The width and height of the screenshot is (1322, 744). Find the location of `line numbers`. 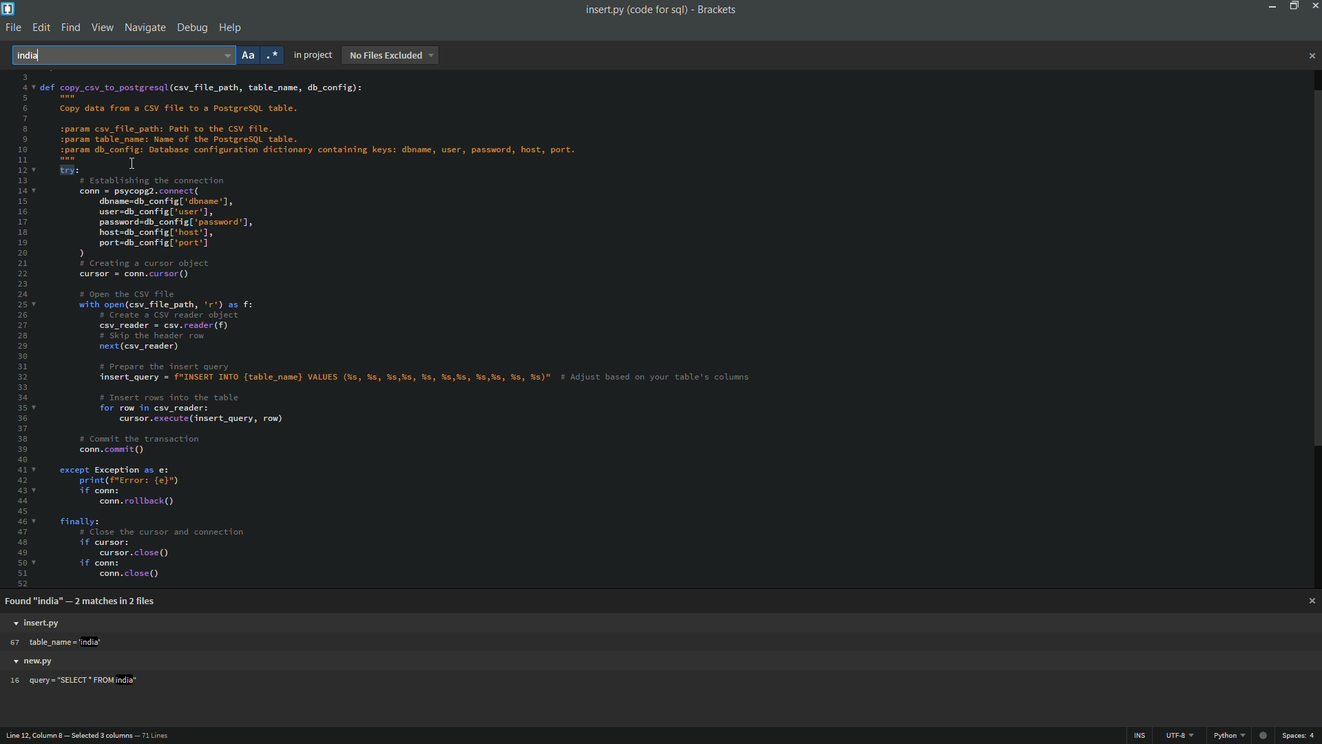

line numbers is located at coordinates (19, 329).